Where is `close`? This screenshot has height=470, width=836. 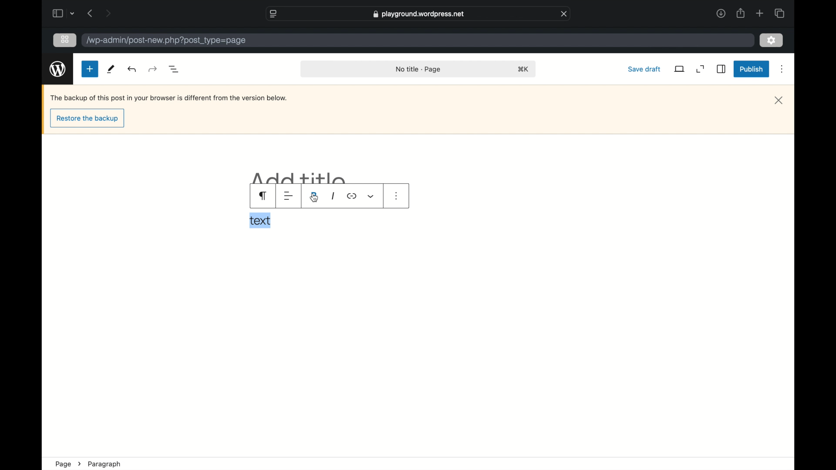
close is located at coordinates (779, 101).